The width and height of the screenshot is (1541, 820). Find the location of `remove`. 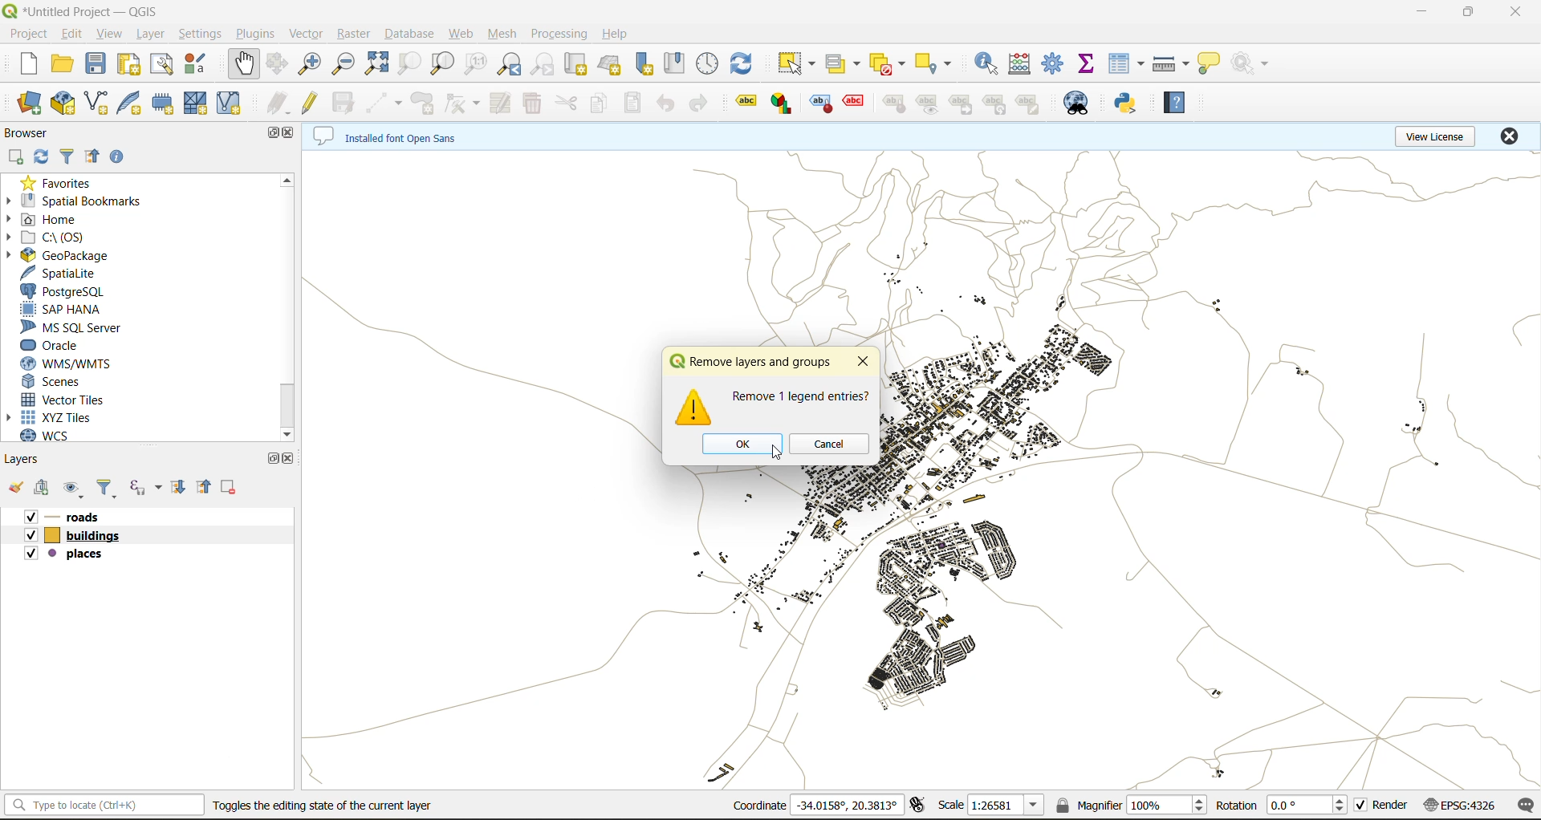

remove is located at coordinates (229, 488).